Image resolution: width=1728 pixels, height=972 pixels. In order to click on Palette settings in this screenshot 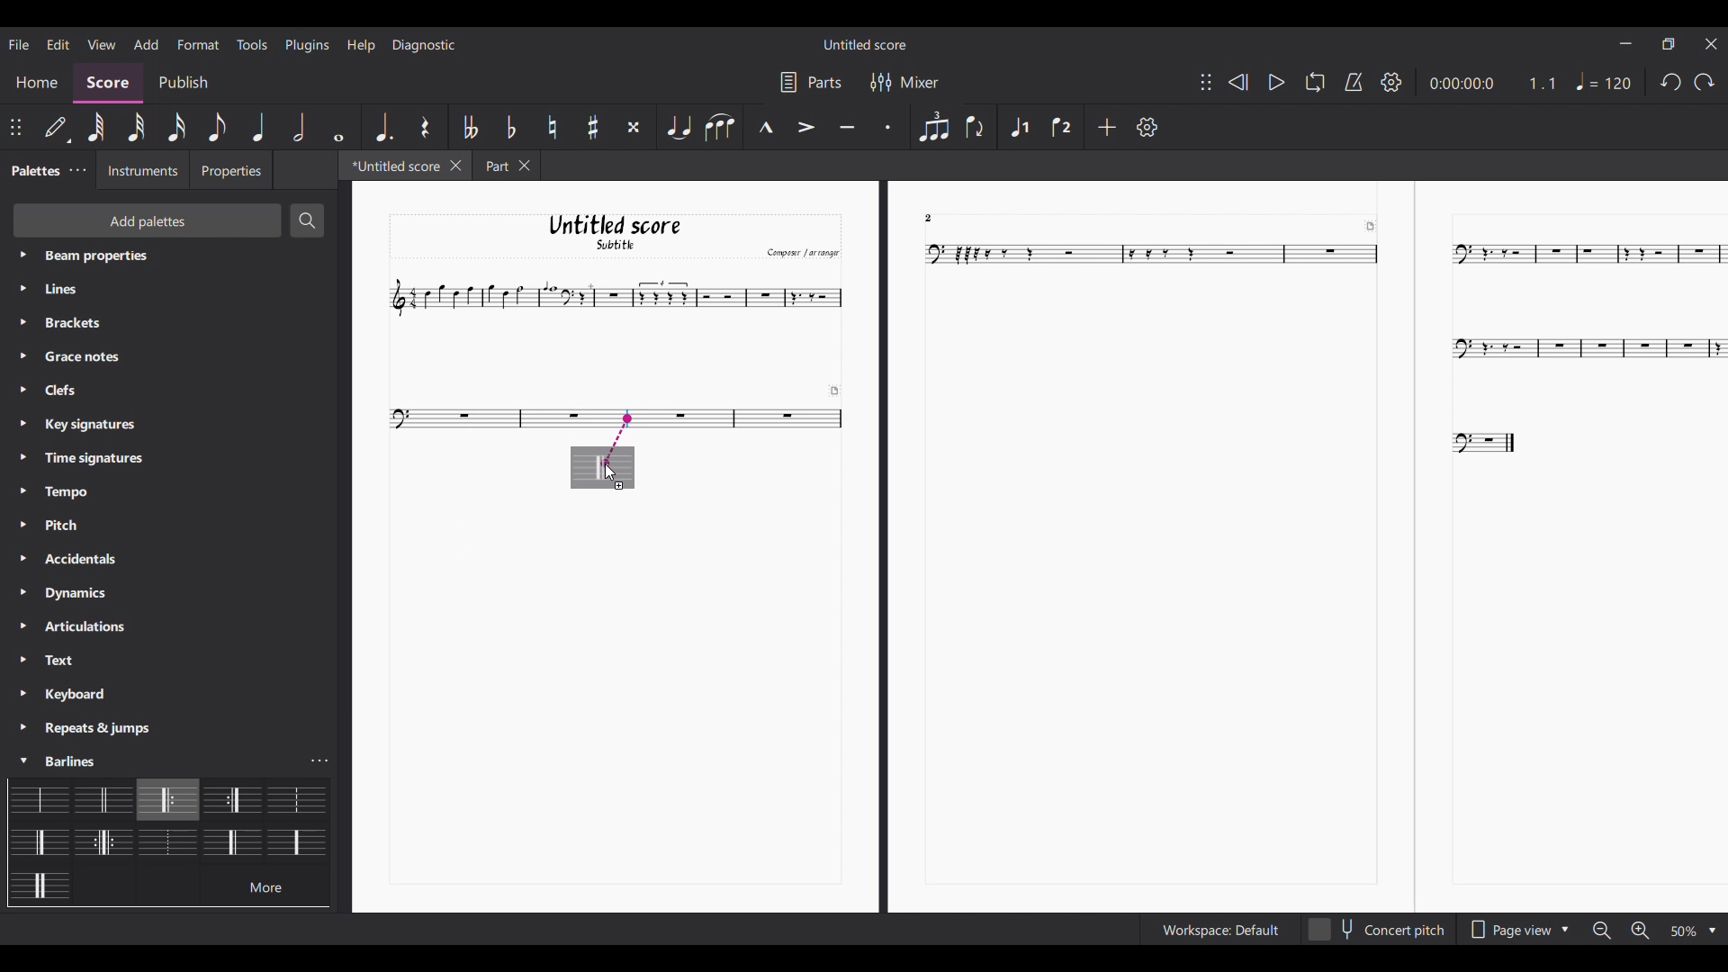, I will do `click(81, 429)`.